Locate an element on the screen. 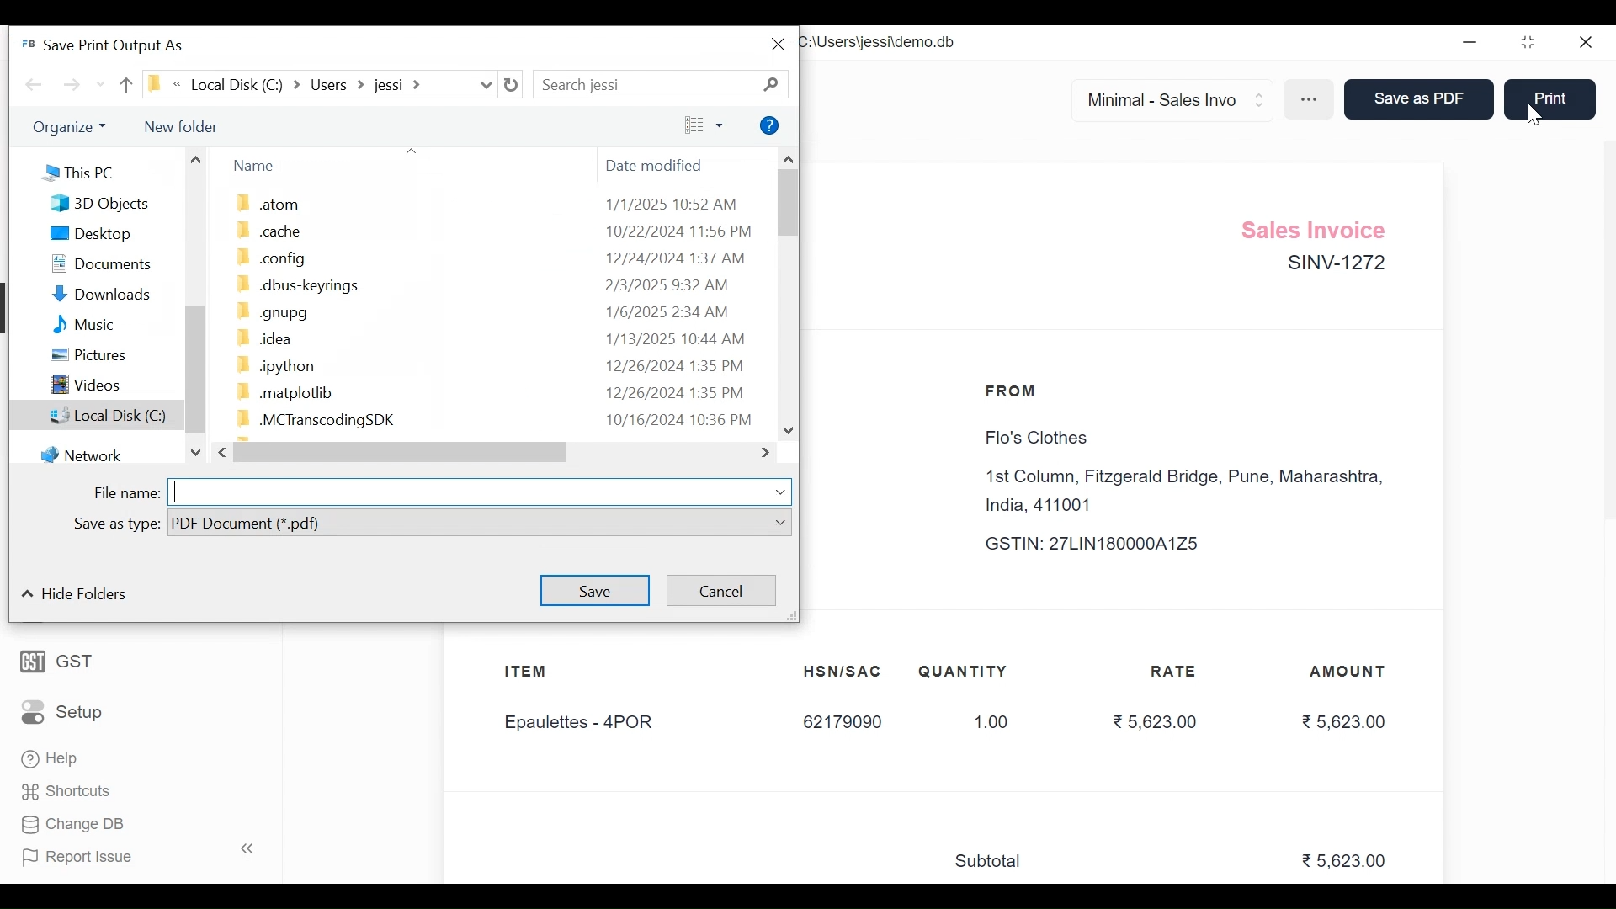 This screenshot has width=1616, height=909. Flo's Clothes is located at coordinates (1032, 439).